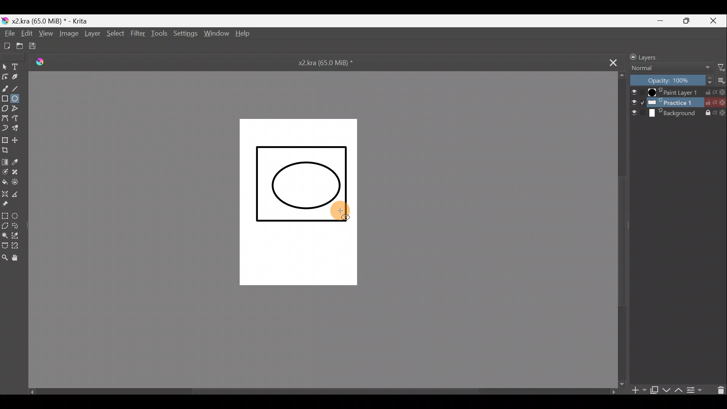 This screenshot has height=409, width=727. I want to click on View/change layer properties, so click(697, 391).